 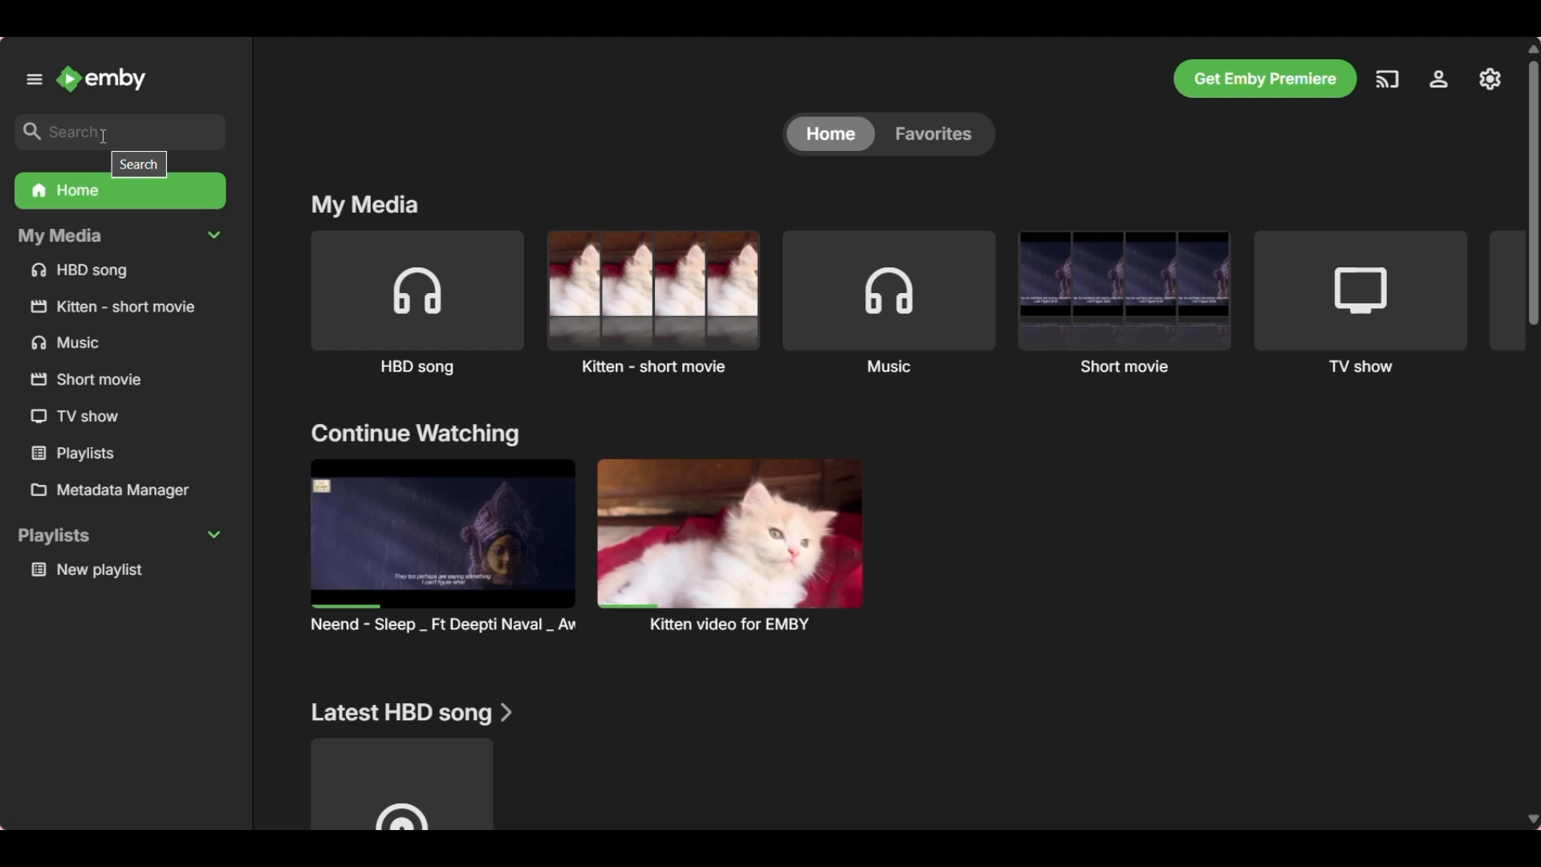 What do you see at coordinates (888, 134) in the screenshot?
I see `Toggle between Home and Favorites` at bounding box center [888, 134].